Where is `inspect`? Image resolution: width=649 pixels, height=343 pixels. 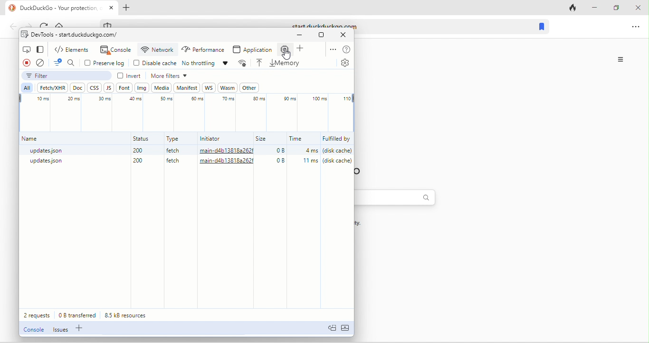
inspect is located at coordinates (29, 50).